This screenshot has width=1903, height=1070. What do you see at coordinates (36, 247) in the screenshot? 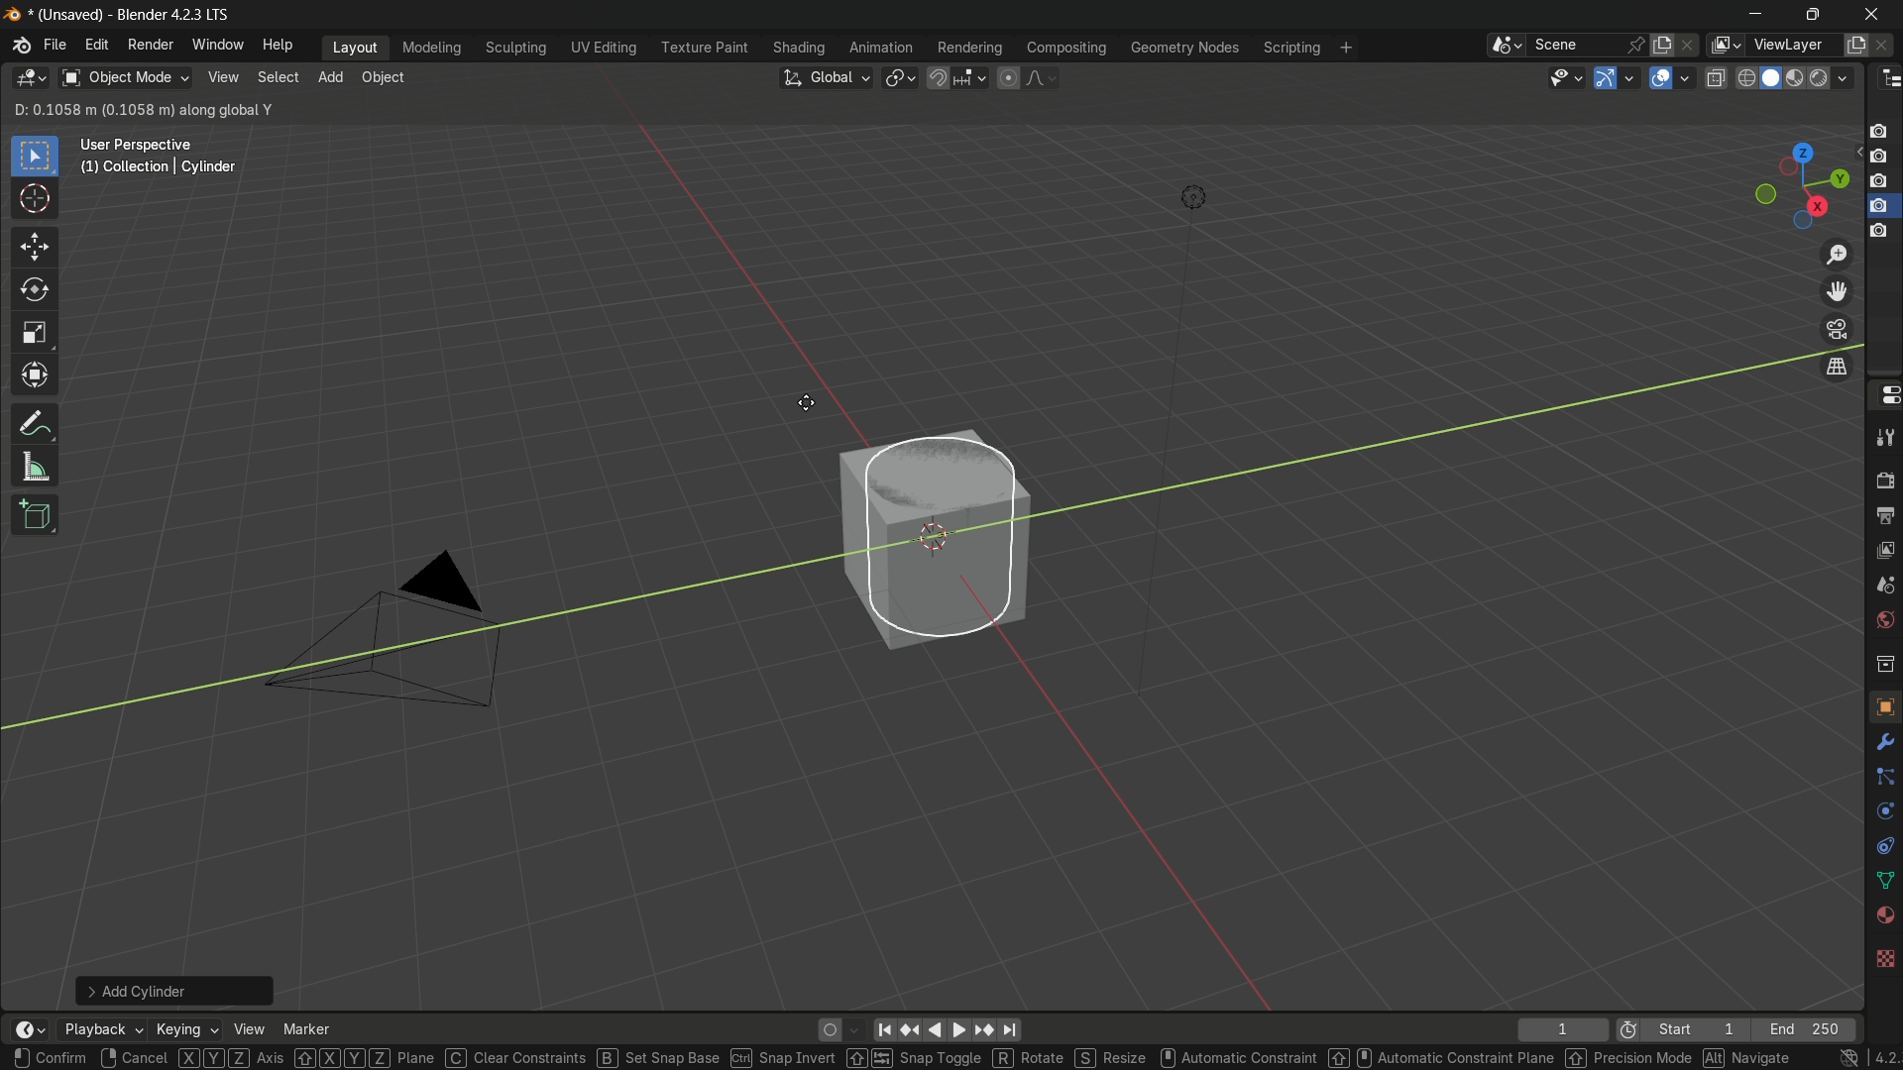
I see `move` at bounding box center [36, 247].